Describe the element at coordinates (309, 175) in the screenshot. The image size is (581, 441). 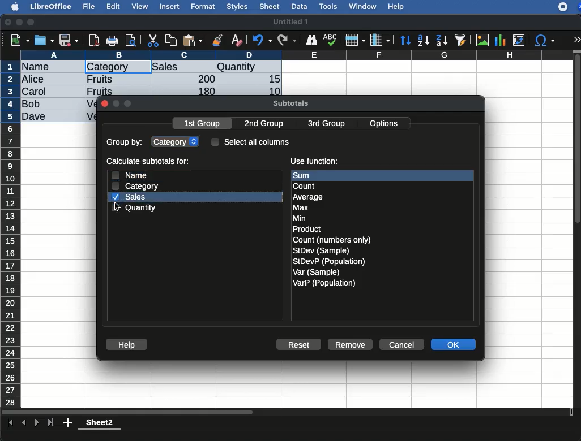
I see `Sum` at that location.